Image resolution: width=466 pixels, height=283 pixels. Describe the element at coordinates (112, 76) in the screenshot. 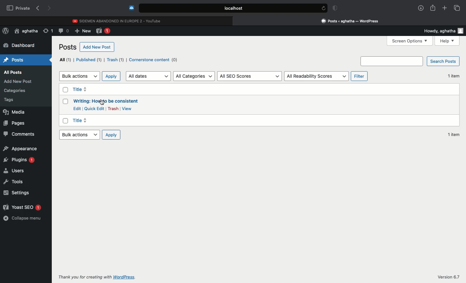

I see `Apply` at that location.